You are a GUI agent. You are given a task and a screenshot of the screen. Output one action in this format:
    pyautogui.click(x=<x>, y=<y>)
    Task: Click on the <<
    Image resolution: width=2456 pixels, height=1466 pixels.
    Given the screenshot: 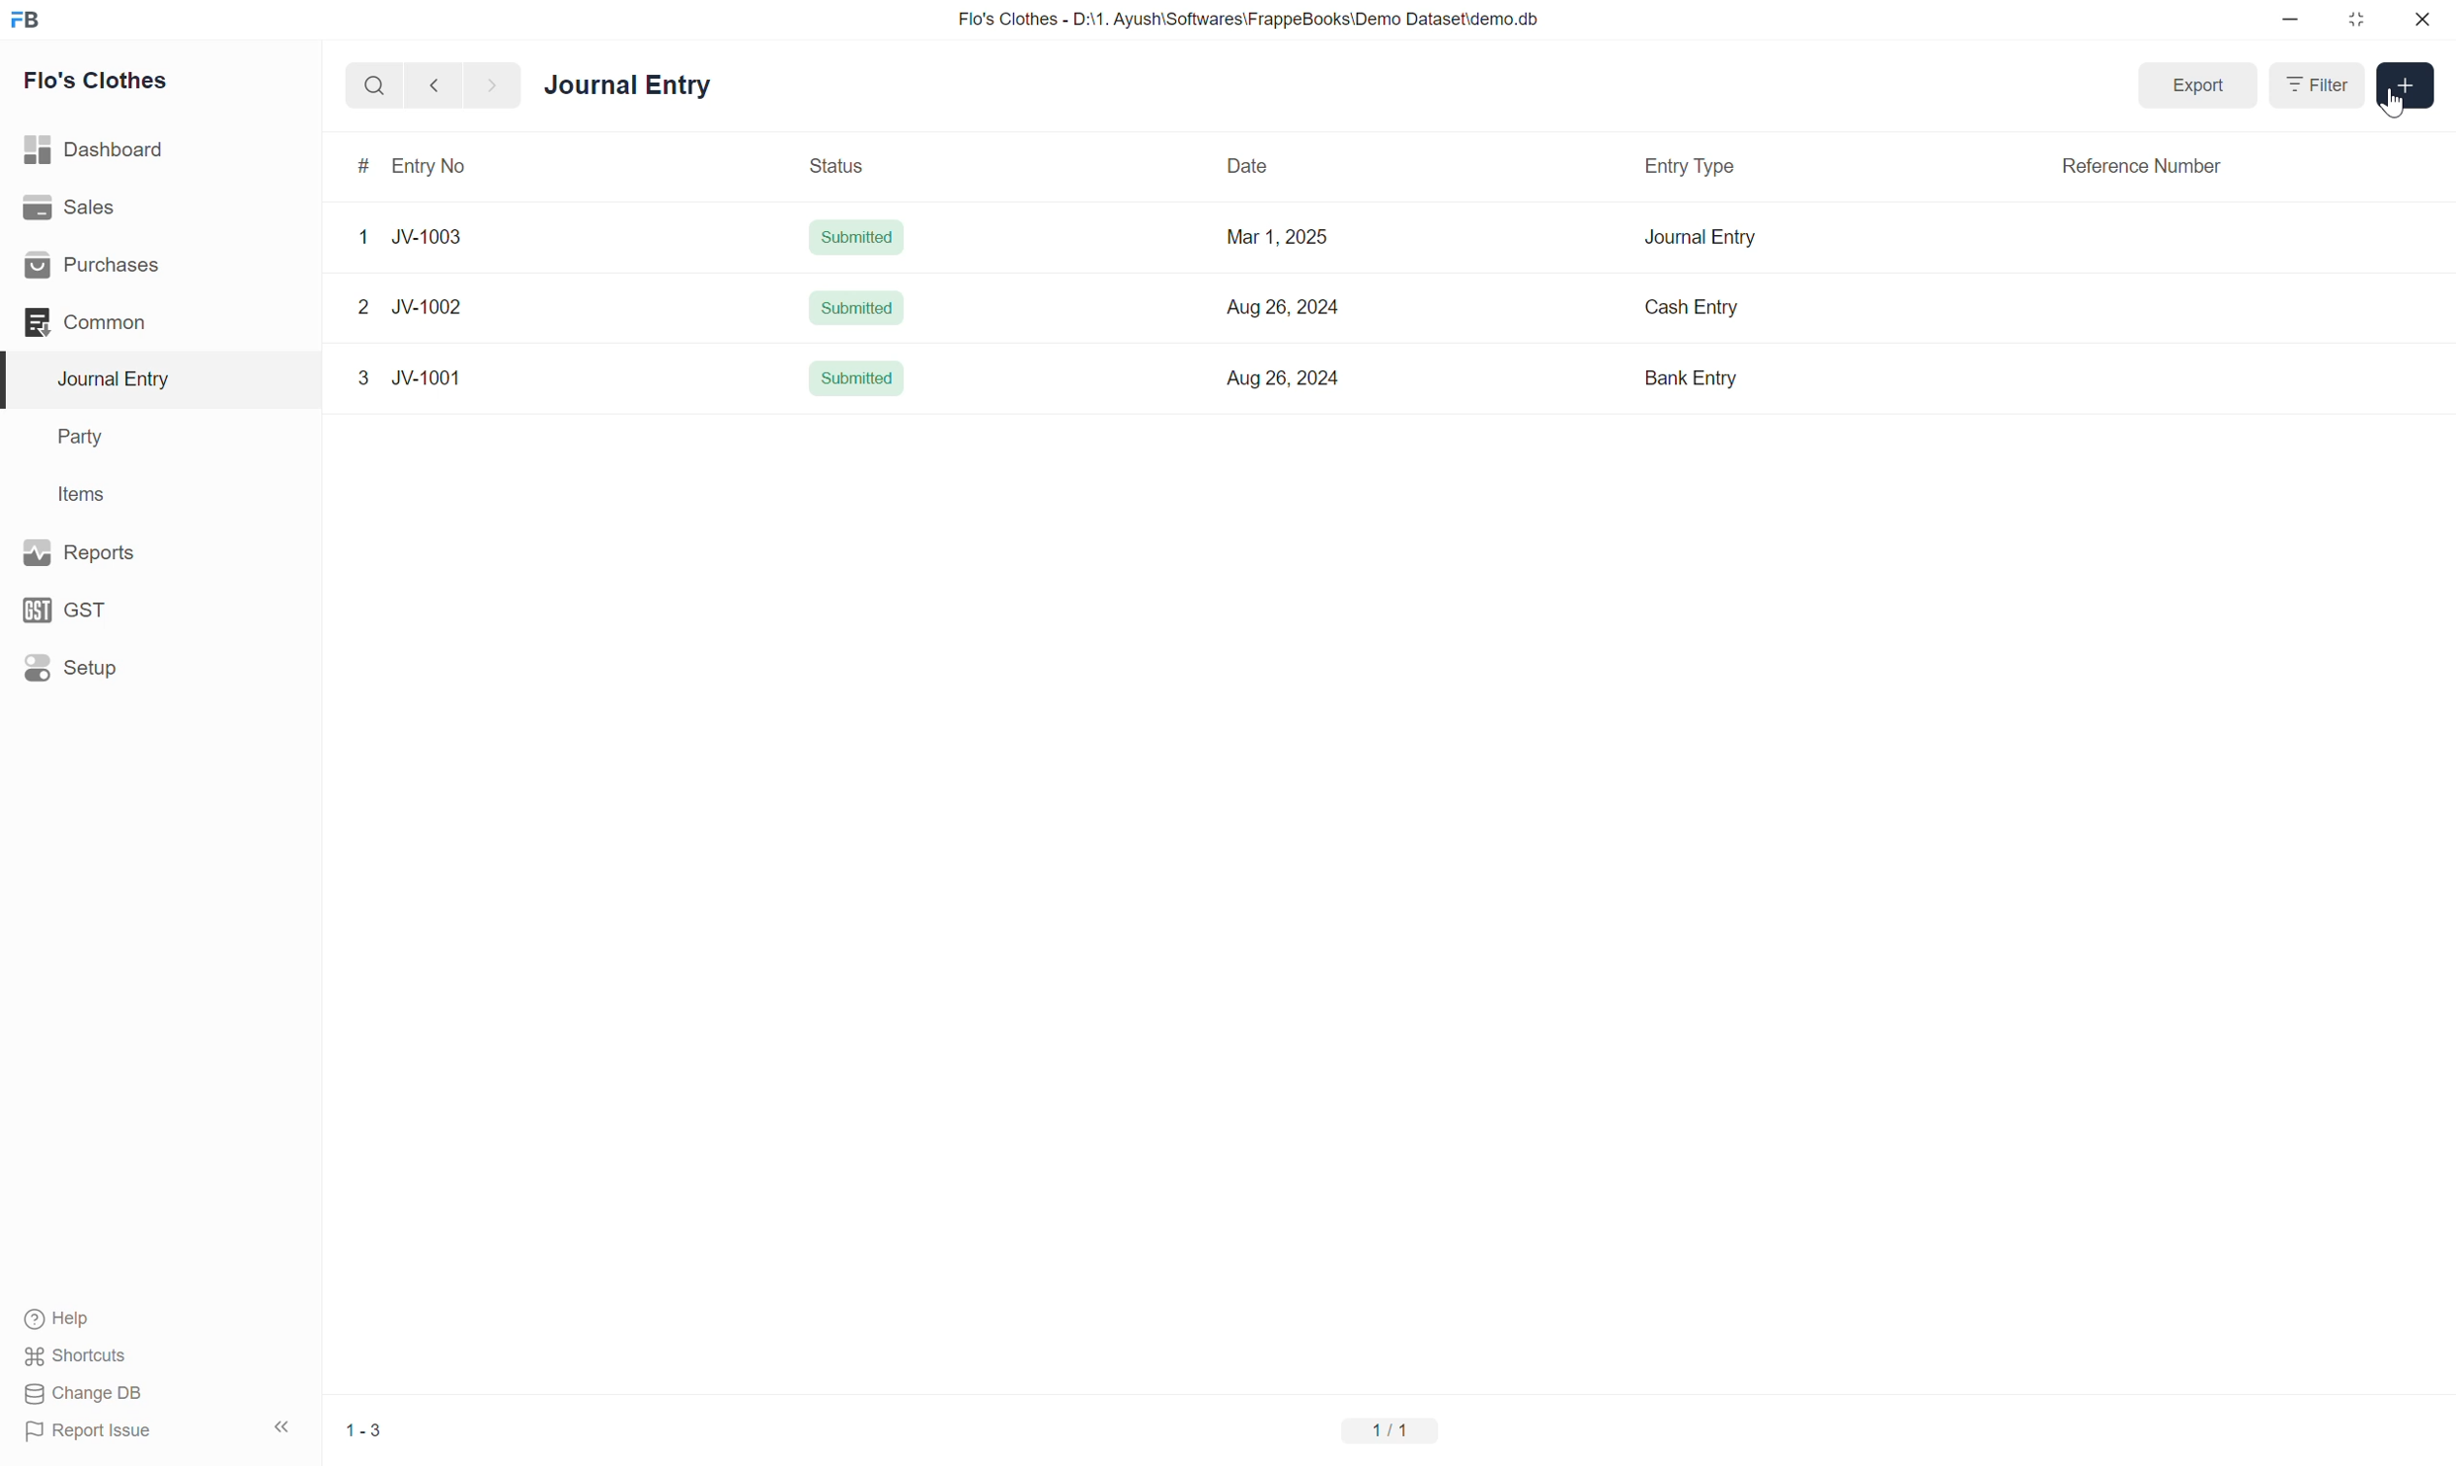 What is the action you would take?
    pyautogui.click(x=281, y=1427)
    